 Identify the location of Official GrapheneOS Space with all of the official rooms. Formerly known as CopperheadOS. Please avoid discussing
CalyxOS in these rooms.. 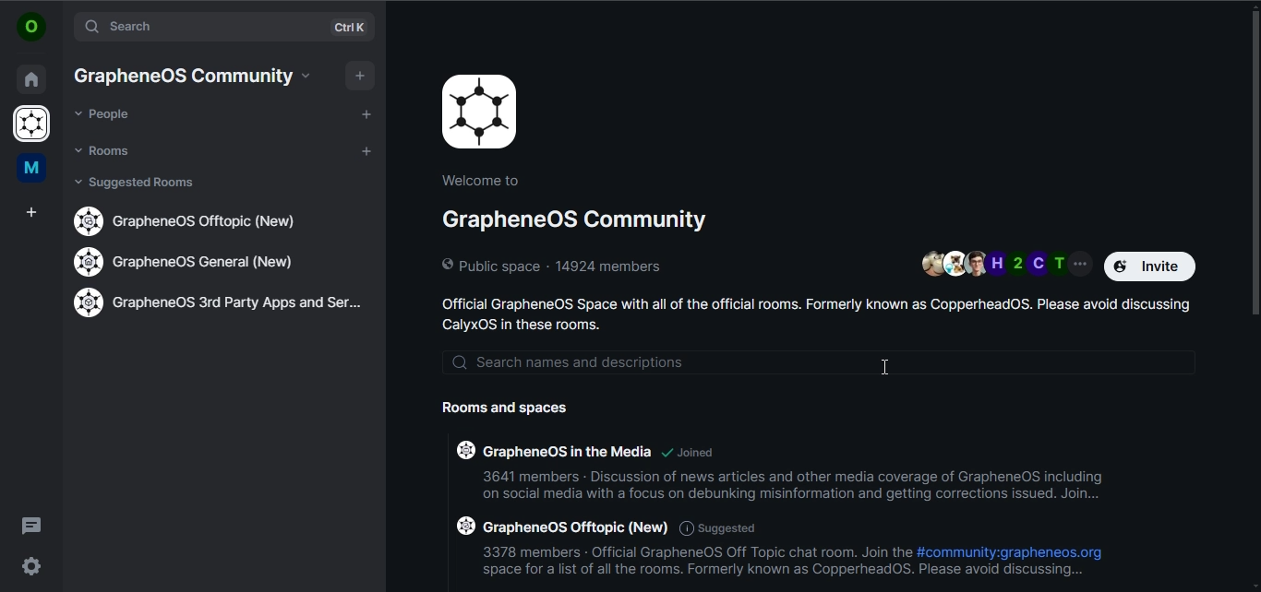
(820, 314).